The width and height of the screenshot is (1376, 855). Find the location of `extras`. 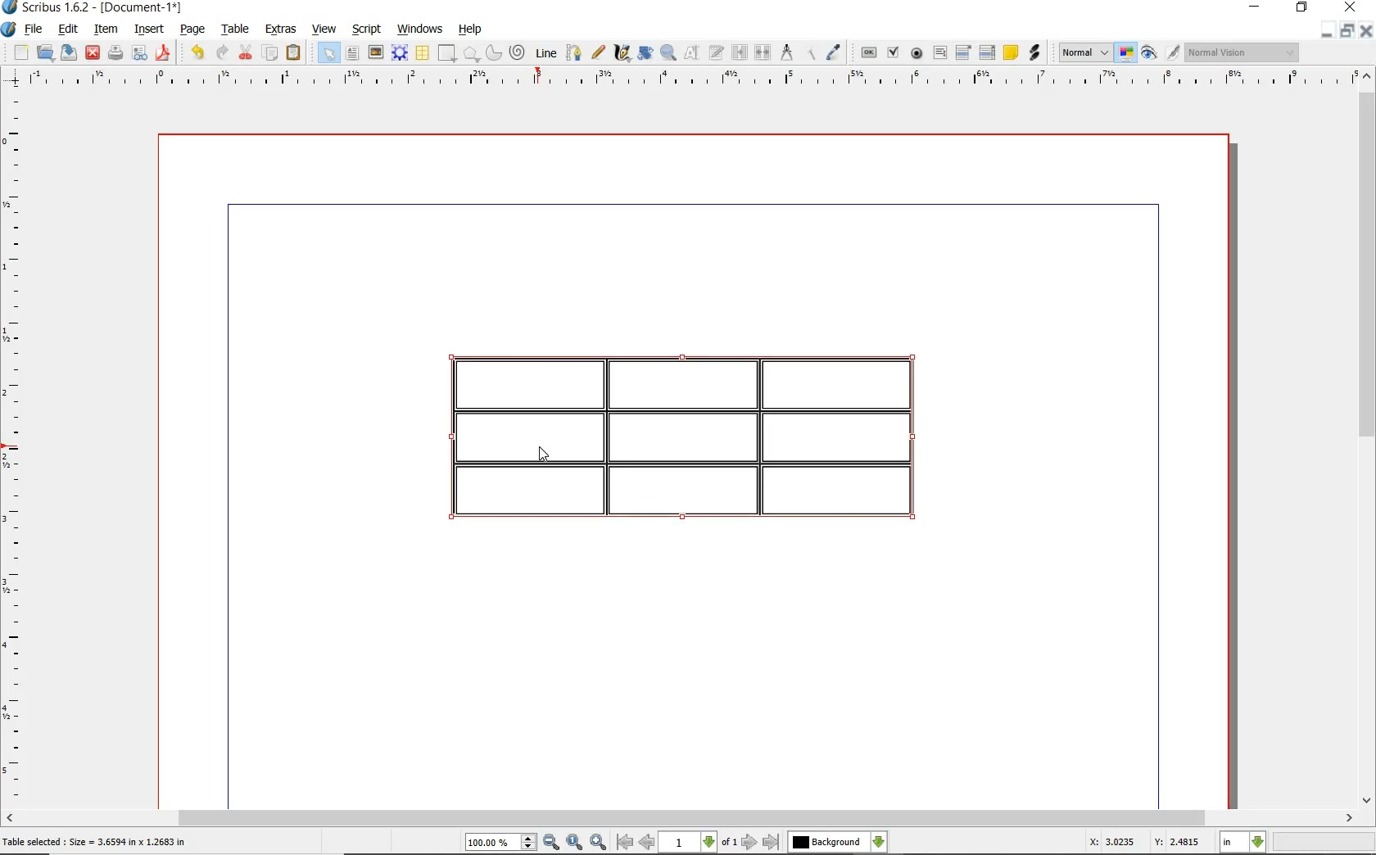

extras is located at coordinates (282, 30).